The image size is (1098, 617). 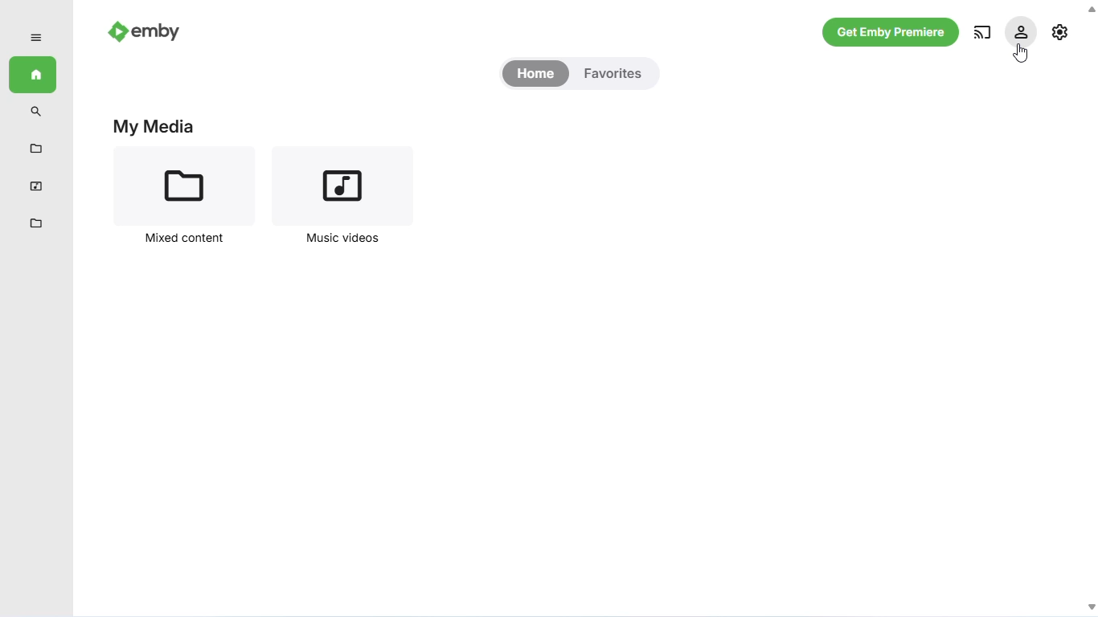 What do you see at coordinates (32, 75) in the screenshot?
I see `home` at bounding box center [32, 75].